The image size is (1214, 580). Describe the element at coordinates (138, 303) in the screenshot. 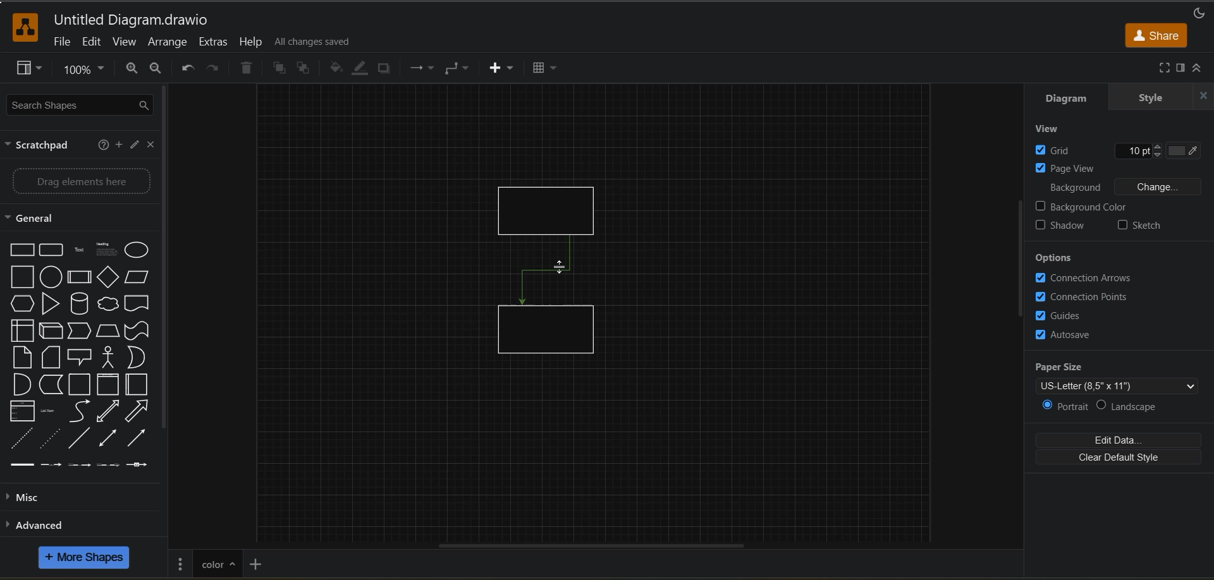

I see `Document` at that location.